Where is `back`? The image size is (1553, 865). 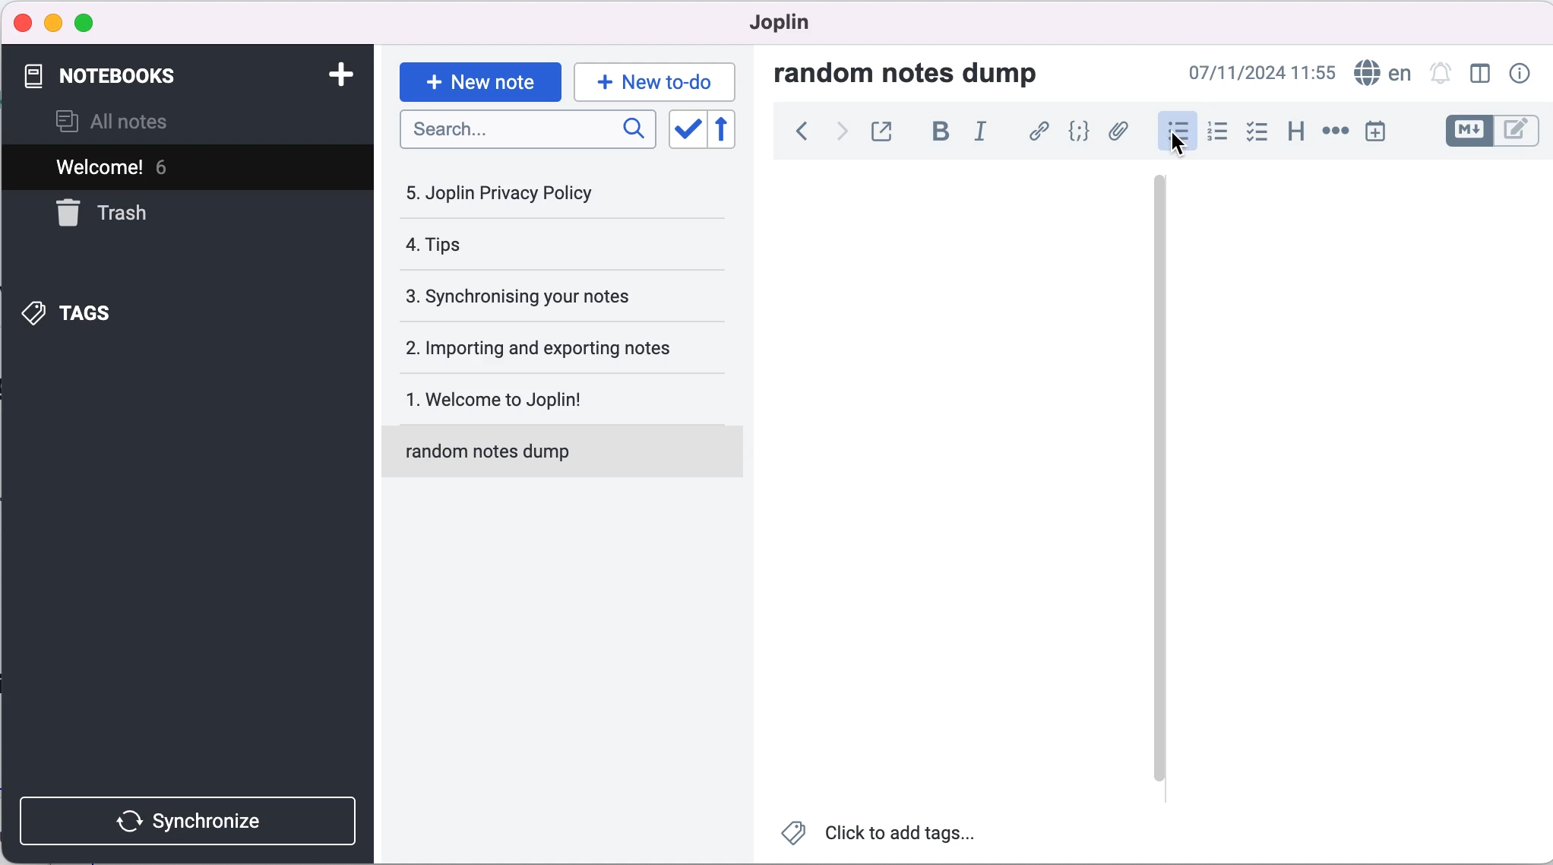 back is located at coordinates (794, 136).